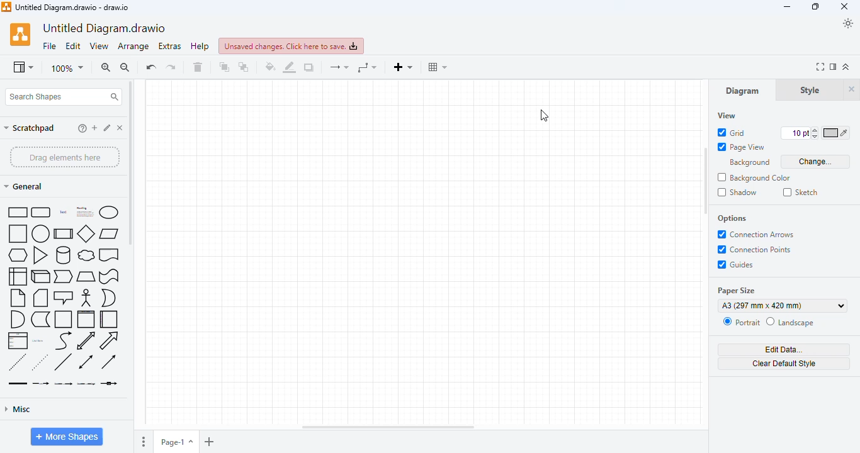 The height and width of the screenshot is (453, 860). I want to click on vertical scroll bar, so click(706, 198).